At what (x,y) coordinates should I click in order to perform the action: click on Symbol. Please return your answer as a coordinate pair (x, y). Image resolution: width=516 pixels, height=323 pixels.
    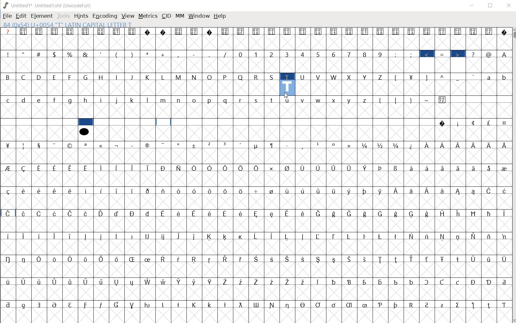
    Looking at the image, I should click on (149, 304).